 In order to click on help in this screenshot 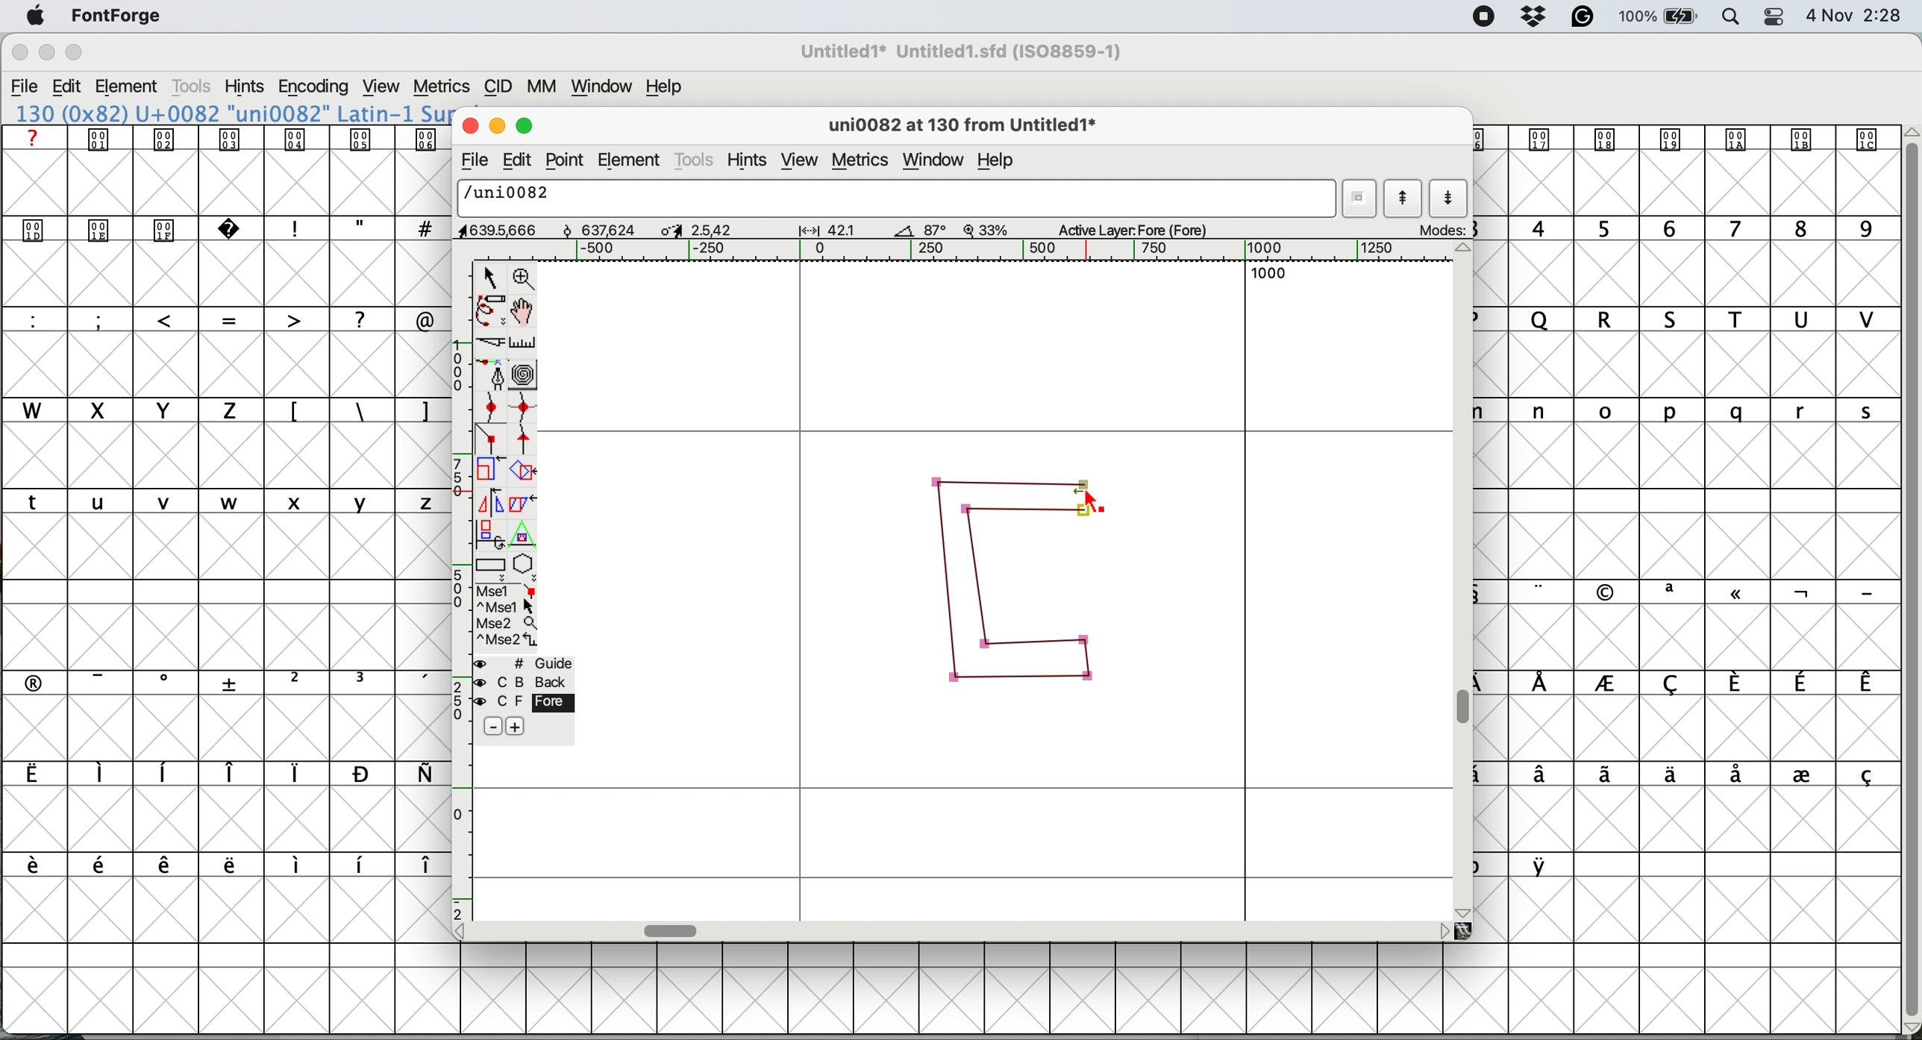, I will do `click(668, 87)`.